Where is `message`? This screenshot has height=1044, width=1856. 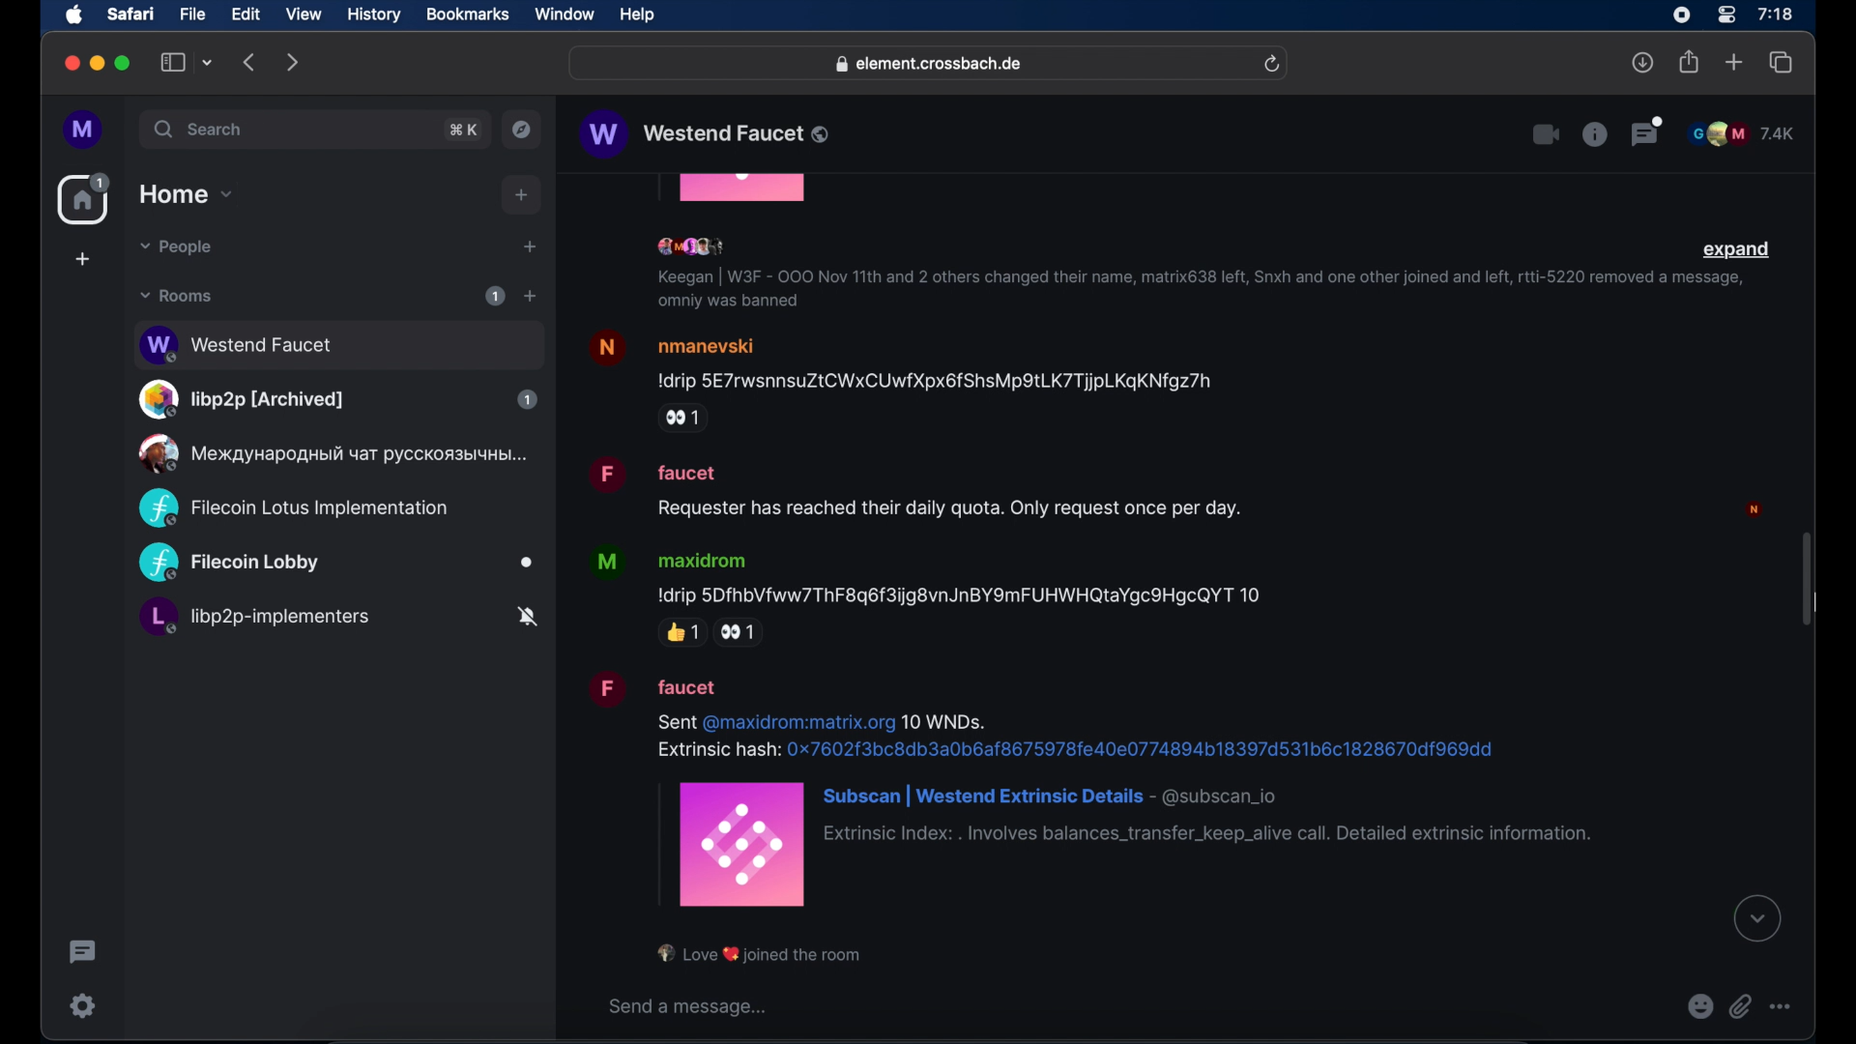 message is located at coordinates (917, 488).